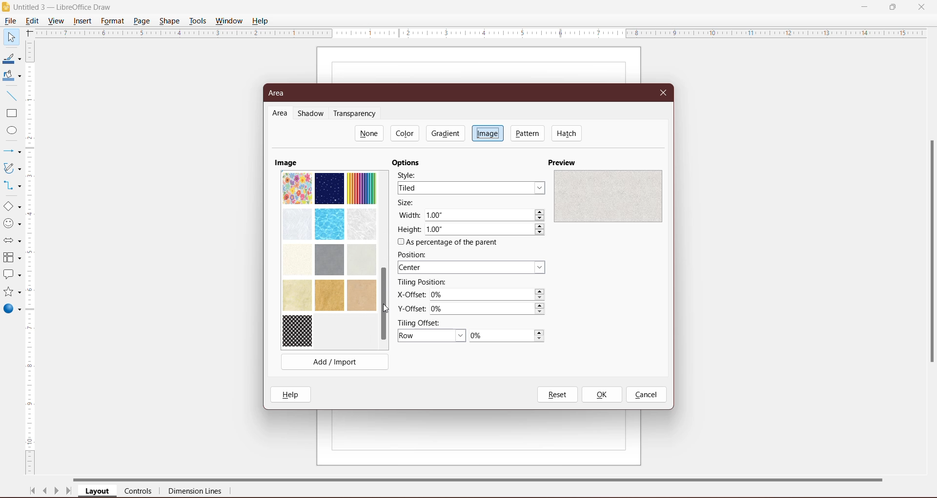 This screenshot has width=937, height=498. I want to click on Shape, so click(170, 20).